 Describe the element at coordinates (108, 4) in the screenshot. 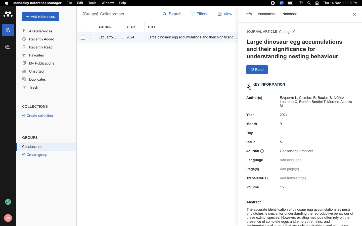

I see `‘Window` at that location.